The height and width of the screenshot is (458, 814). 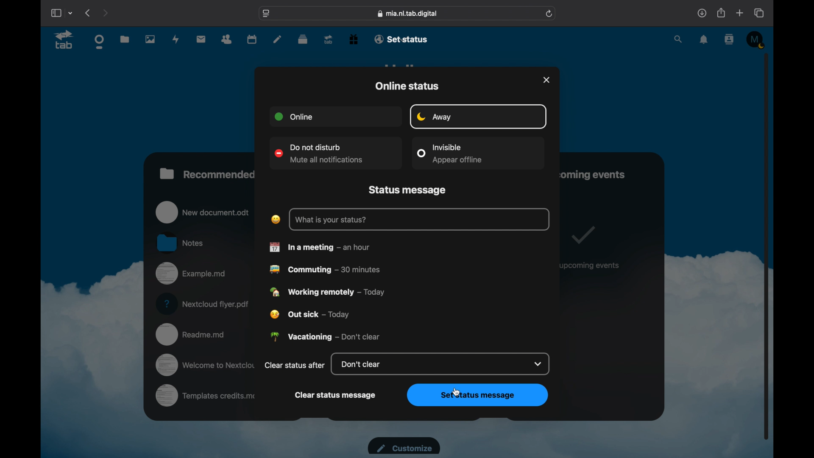 What do you see at coordinates (56, 13) in the screenshot?
I see `show sidebar` at bounding box center [56, 13].